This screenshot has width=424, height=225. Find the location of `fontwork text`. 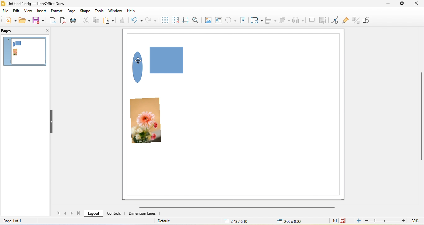

fontwork text is located at coordinates (245, 19).